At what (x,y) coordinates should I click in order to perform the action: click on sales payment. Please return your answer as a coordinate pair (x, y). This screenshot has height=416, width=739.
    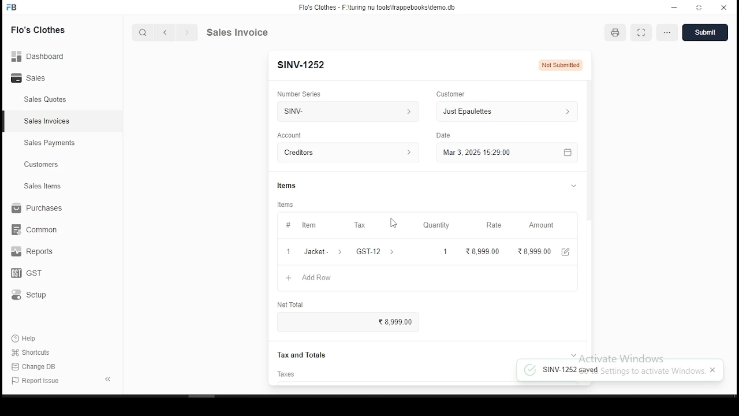
    Looking at the image, I should click on (47, 143).